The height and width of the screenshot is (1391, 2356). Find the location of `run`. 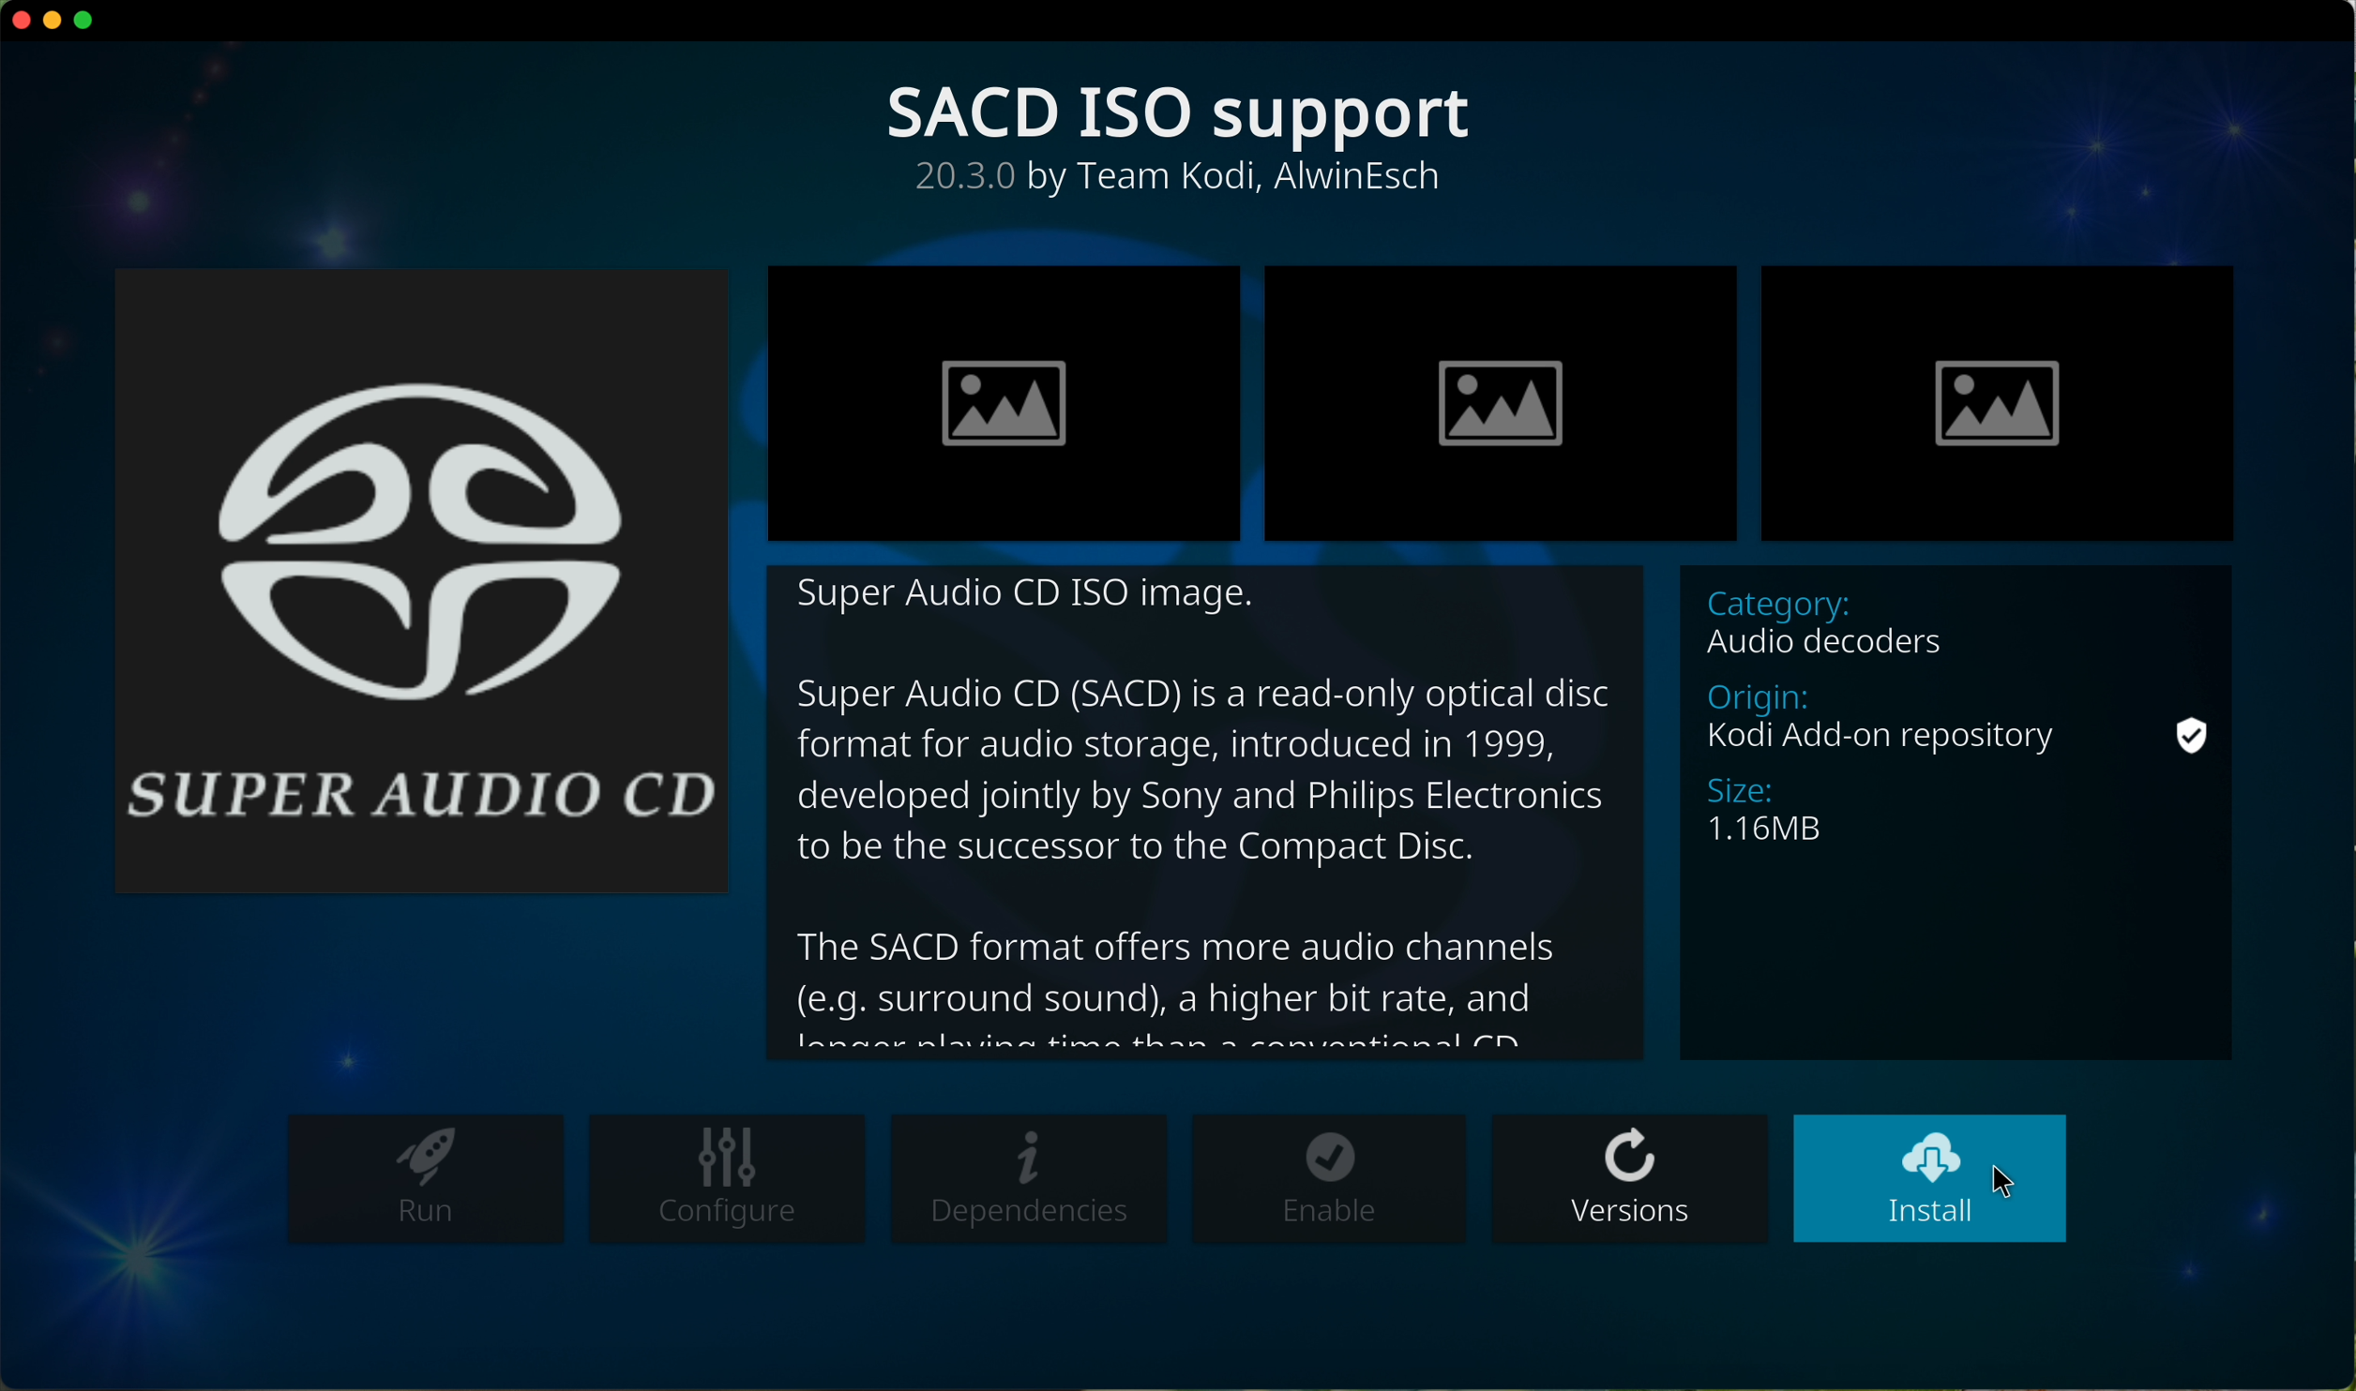

run is located at coordinates (426, 1181).